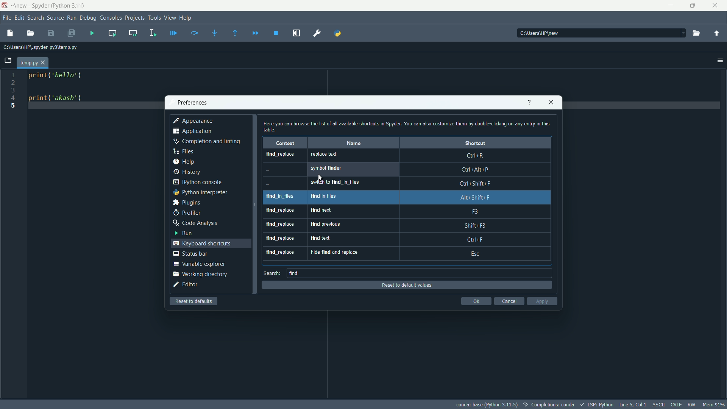 This screenshot has height=409, width=727. What do you see at coordinates (598, 405) in the screenshot?
I see `LSP : Python` at bounding box center [598, 405].